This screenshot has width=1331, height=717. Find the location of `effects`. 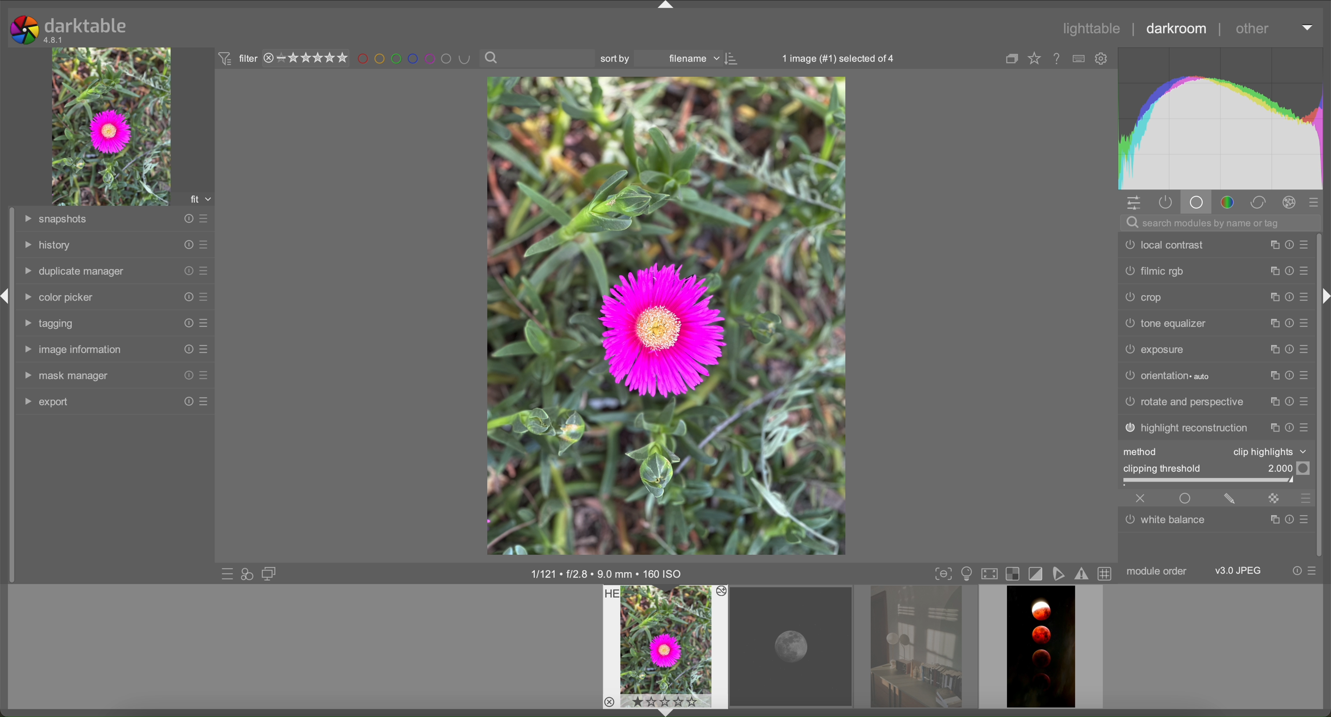

effects is located at coordinates (1289, 201).